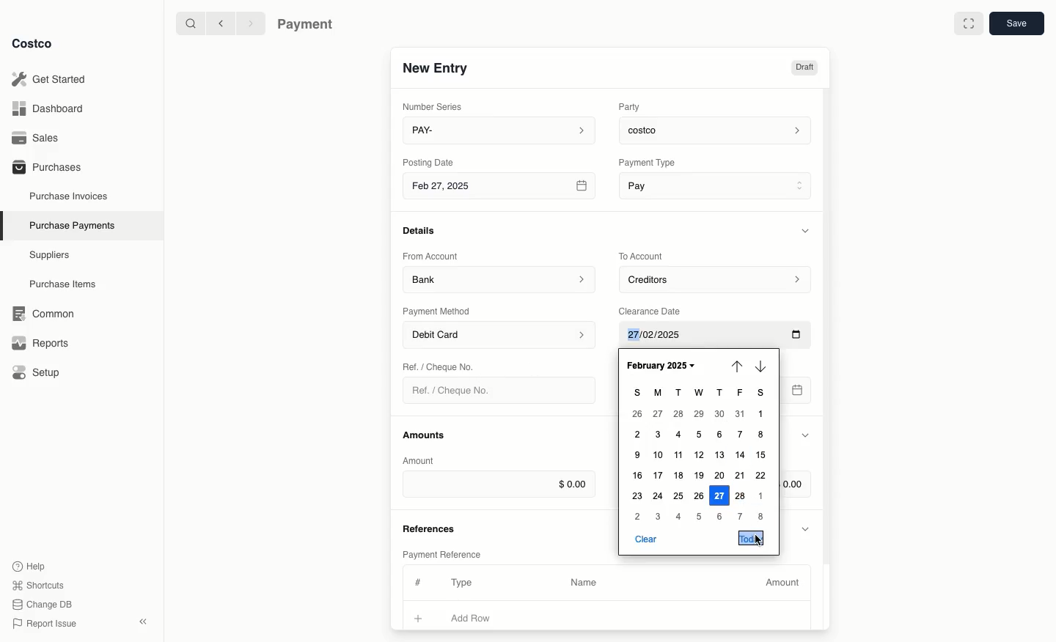 This screenshot has width=1056, height=642. I want to click on collapse, so click(142, 621).